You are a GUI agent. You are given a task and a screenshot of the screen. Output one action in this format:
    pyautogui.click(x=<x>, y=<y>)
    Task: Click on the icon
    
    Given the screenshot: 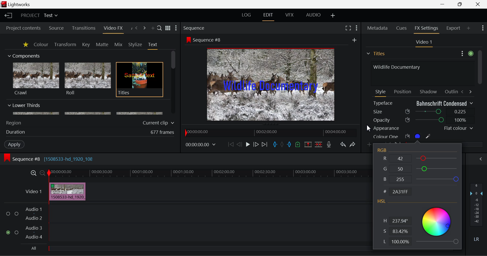 What is the action you would take?
    pyautogui.click(x=7, y=158)
    